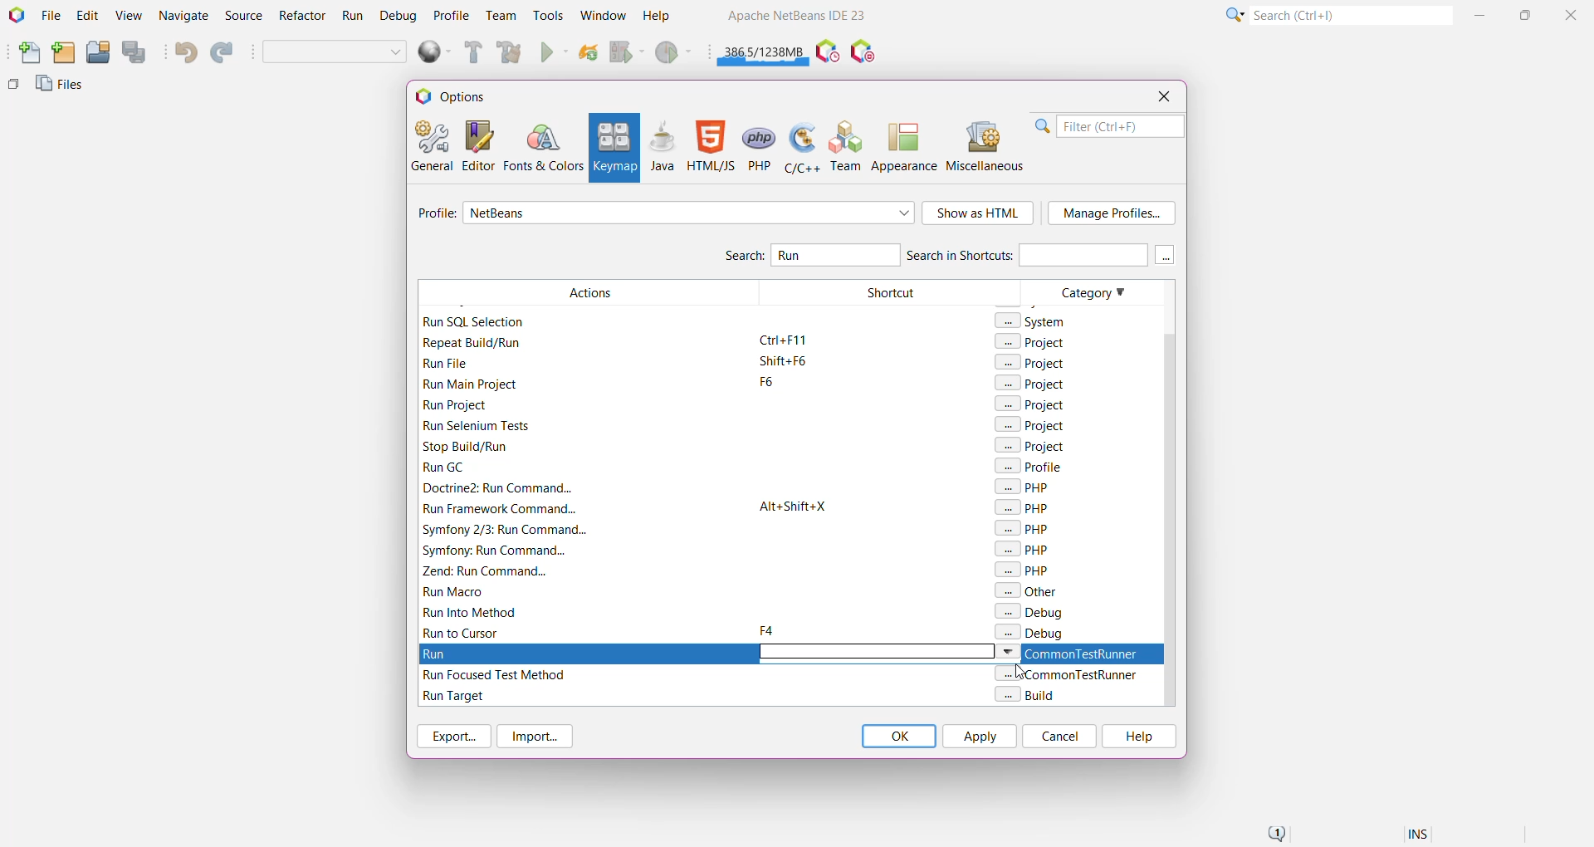 This screenshot has height=847, width=1594. Describe the element at coordinates (898, 736) in the screenshot. I see `OK` at that location.